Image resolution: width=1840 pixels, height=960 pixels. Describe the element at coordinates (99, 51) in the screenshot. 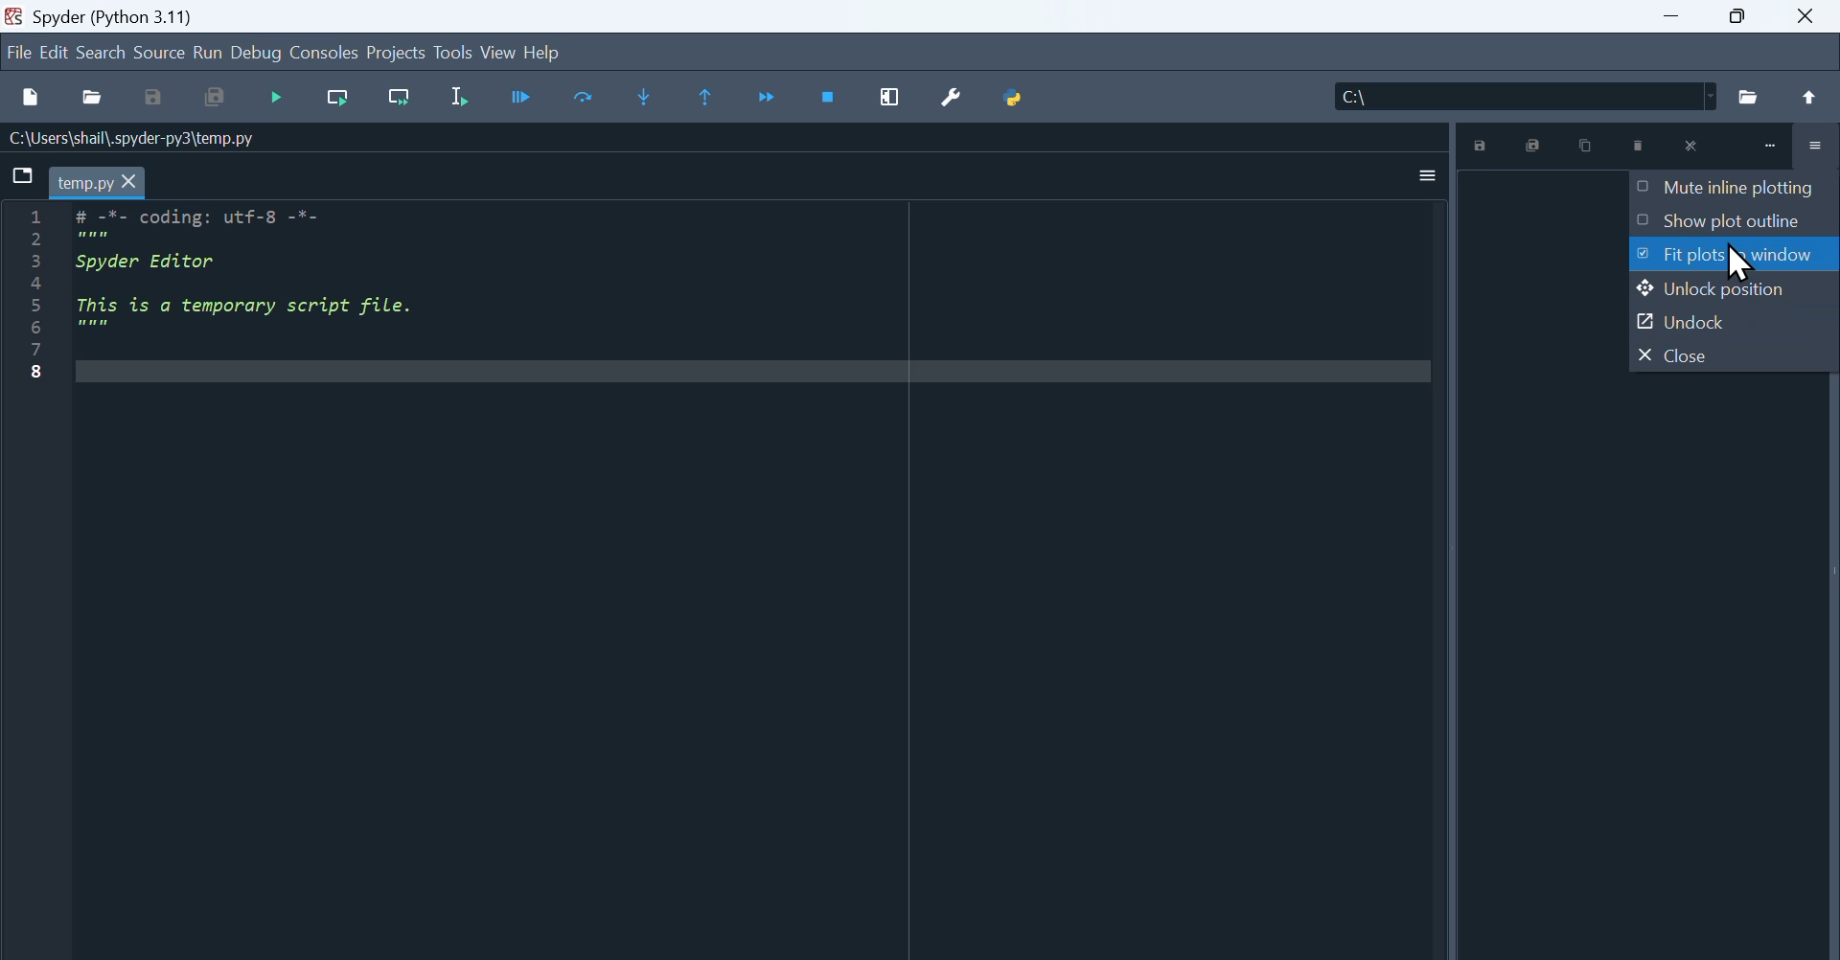

I see `Search` at that location.